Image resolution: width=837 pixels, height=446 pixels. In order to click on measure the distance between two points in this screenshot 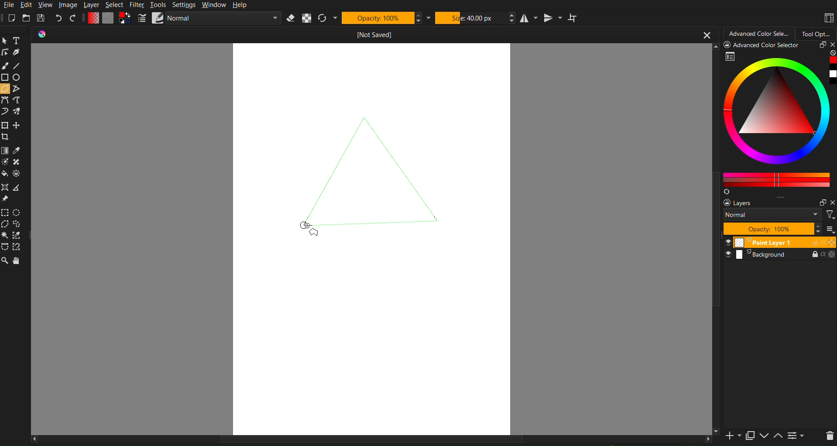, I will do `click(20, 189)`.